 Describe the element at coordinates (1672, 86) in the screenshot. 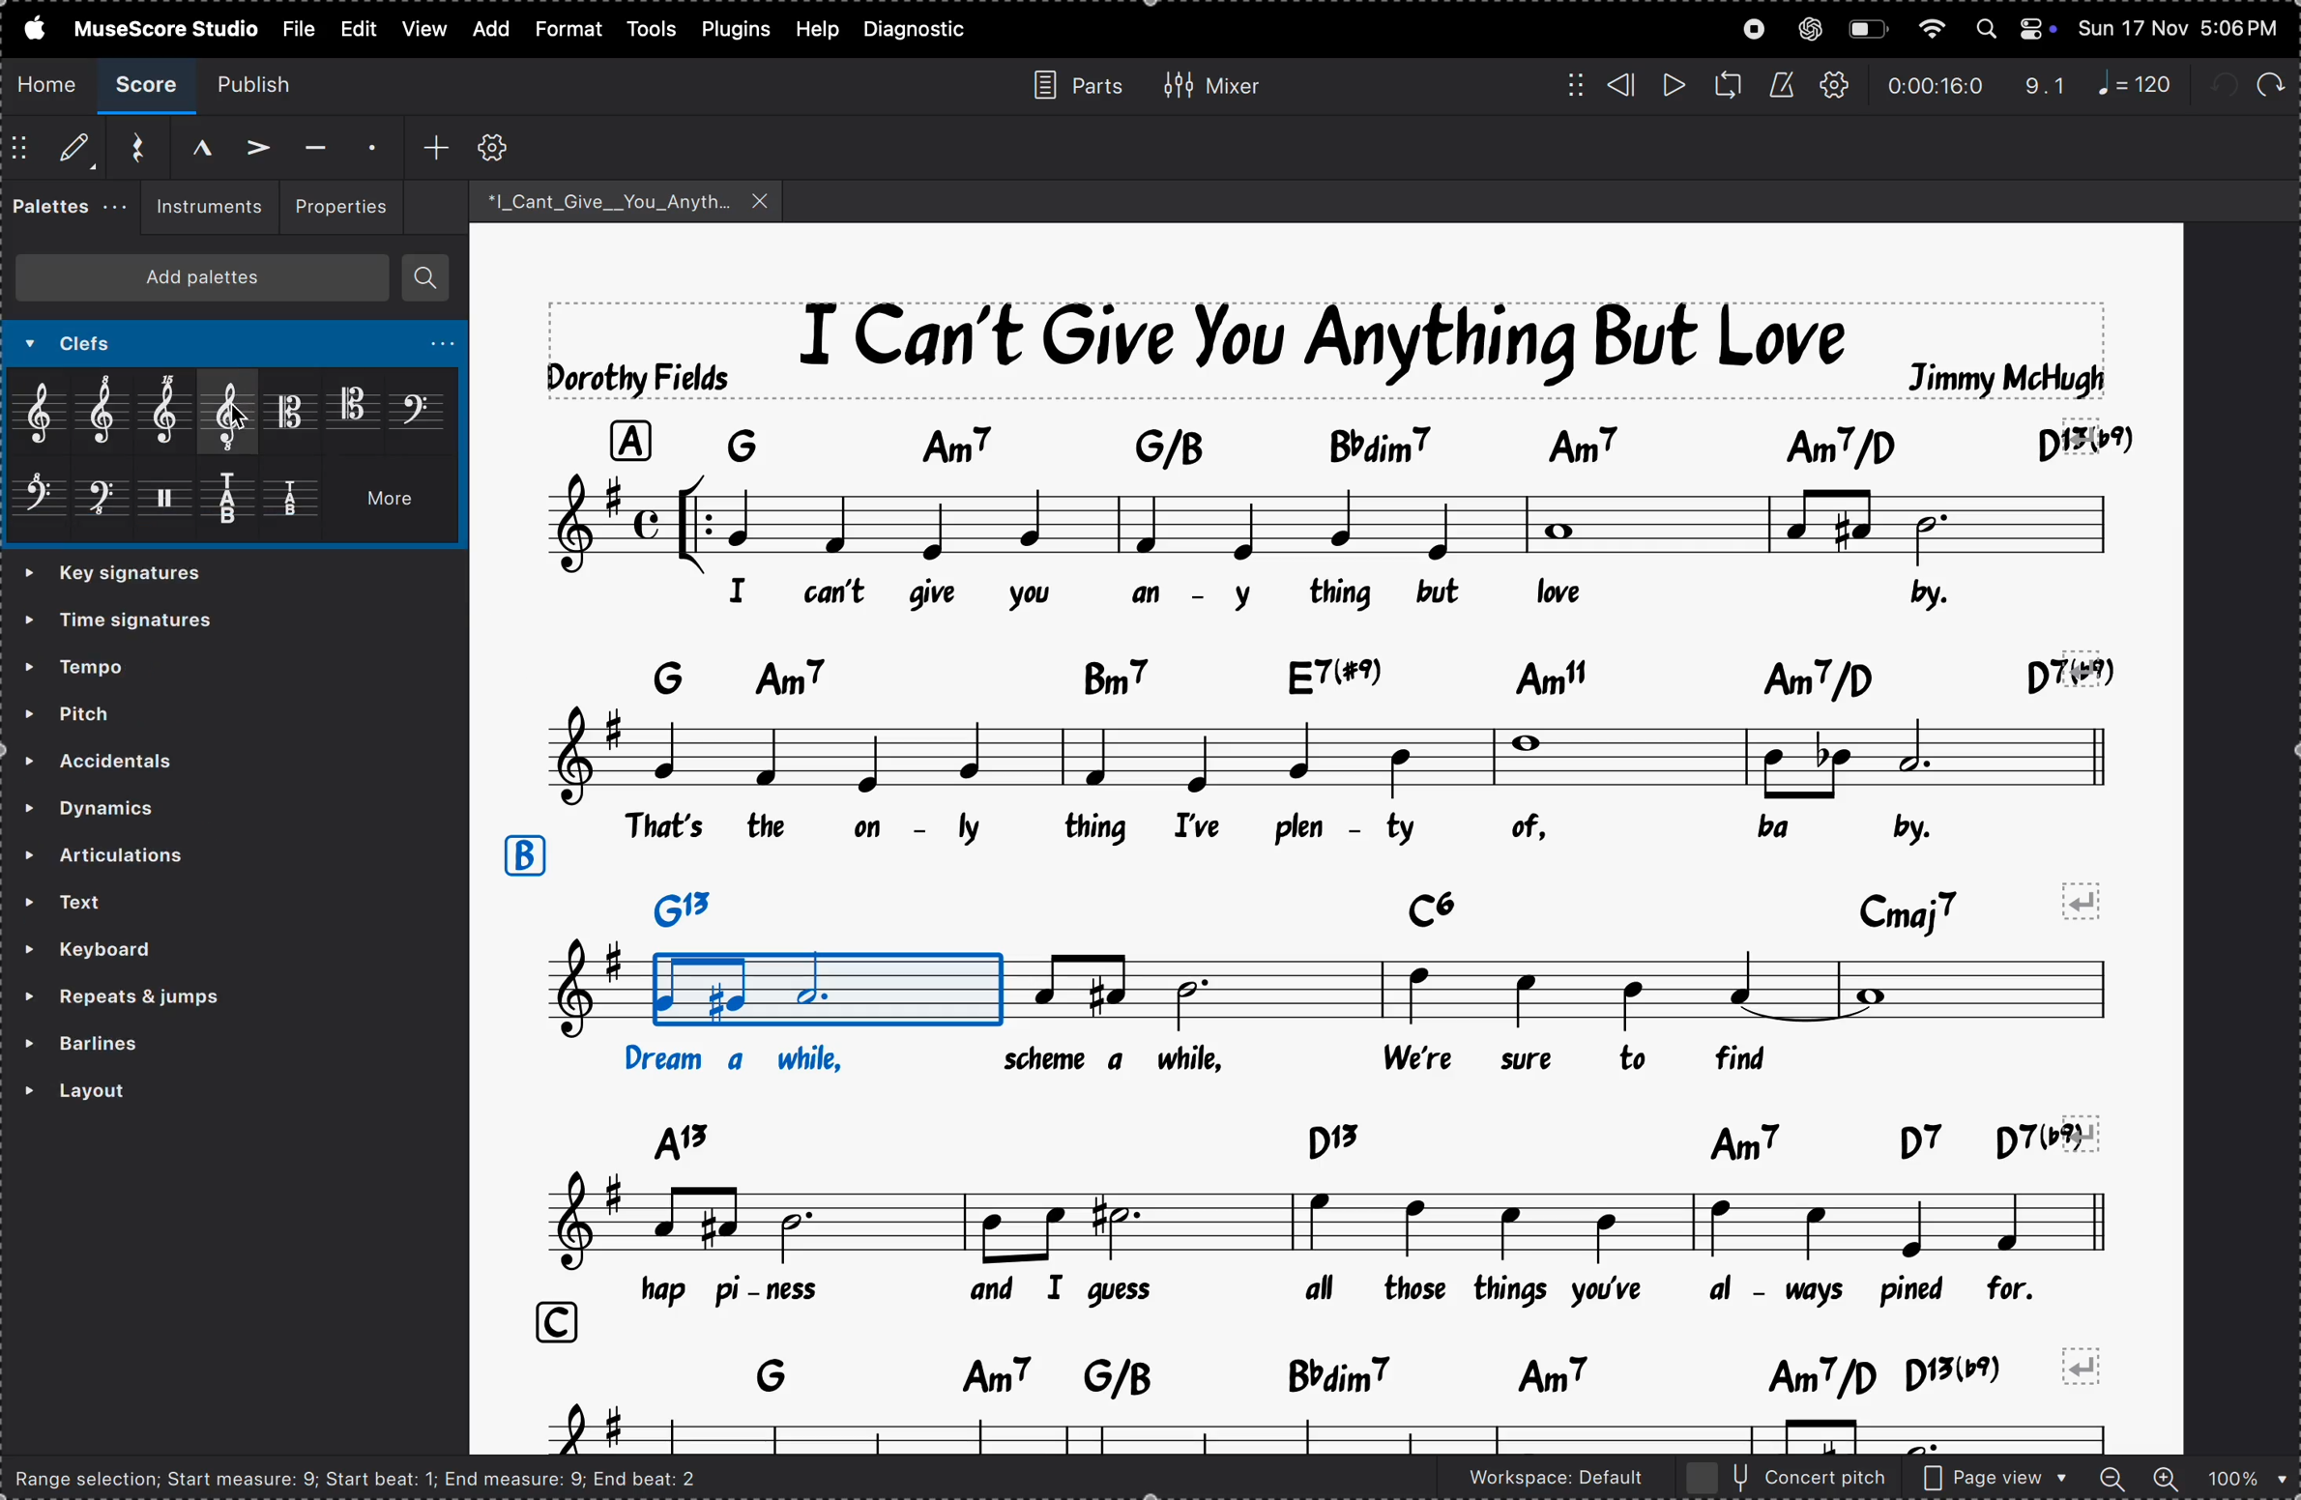

I see `play` at that location.